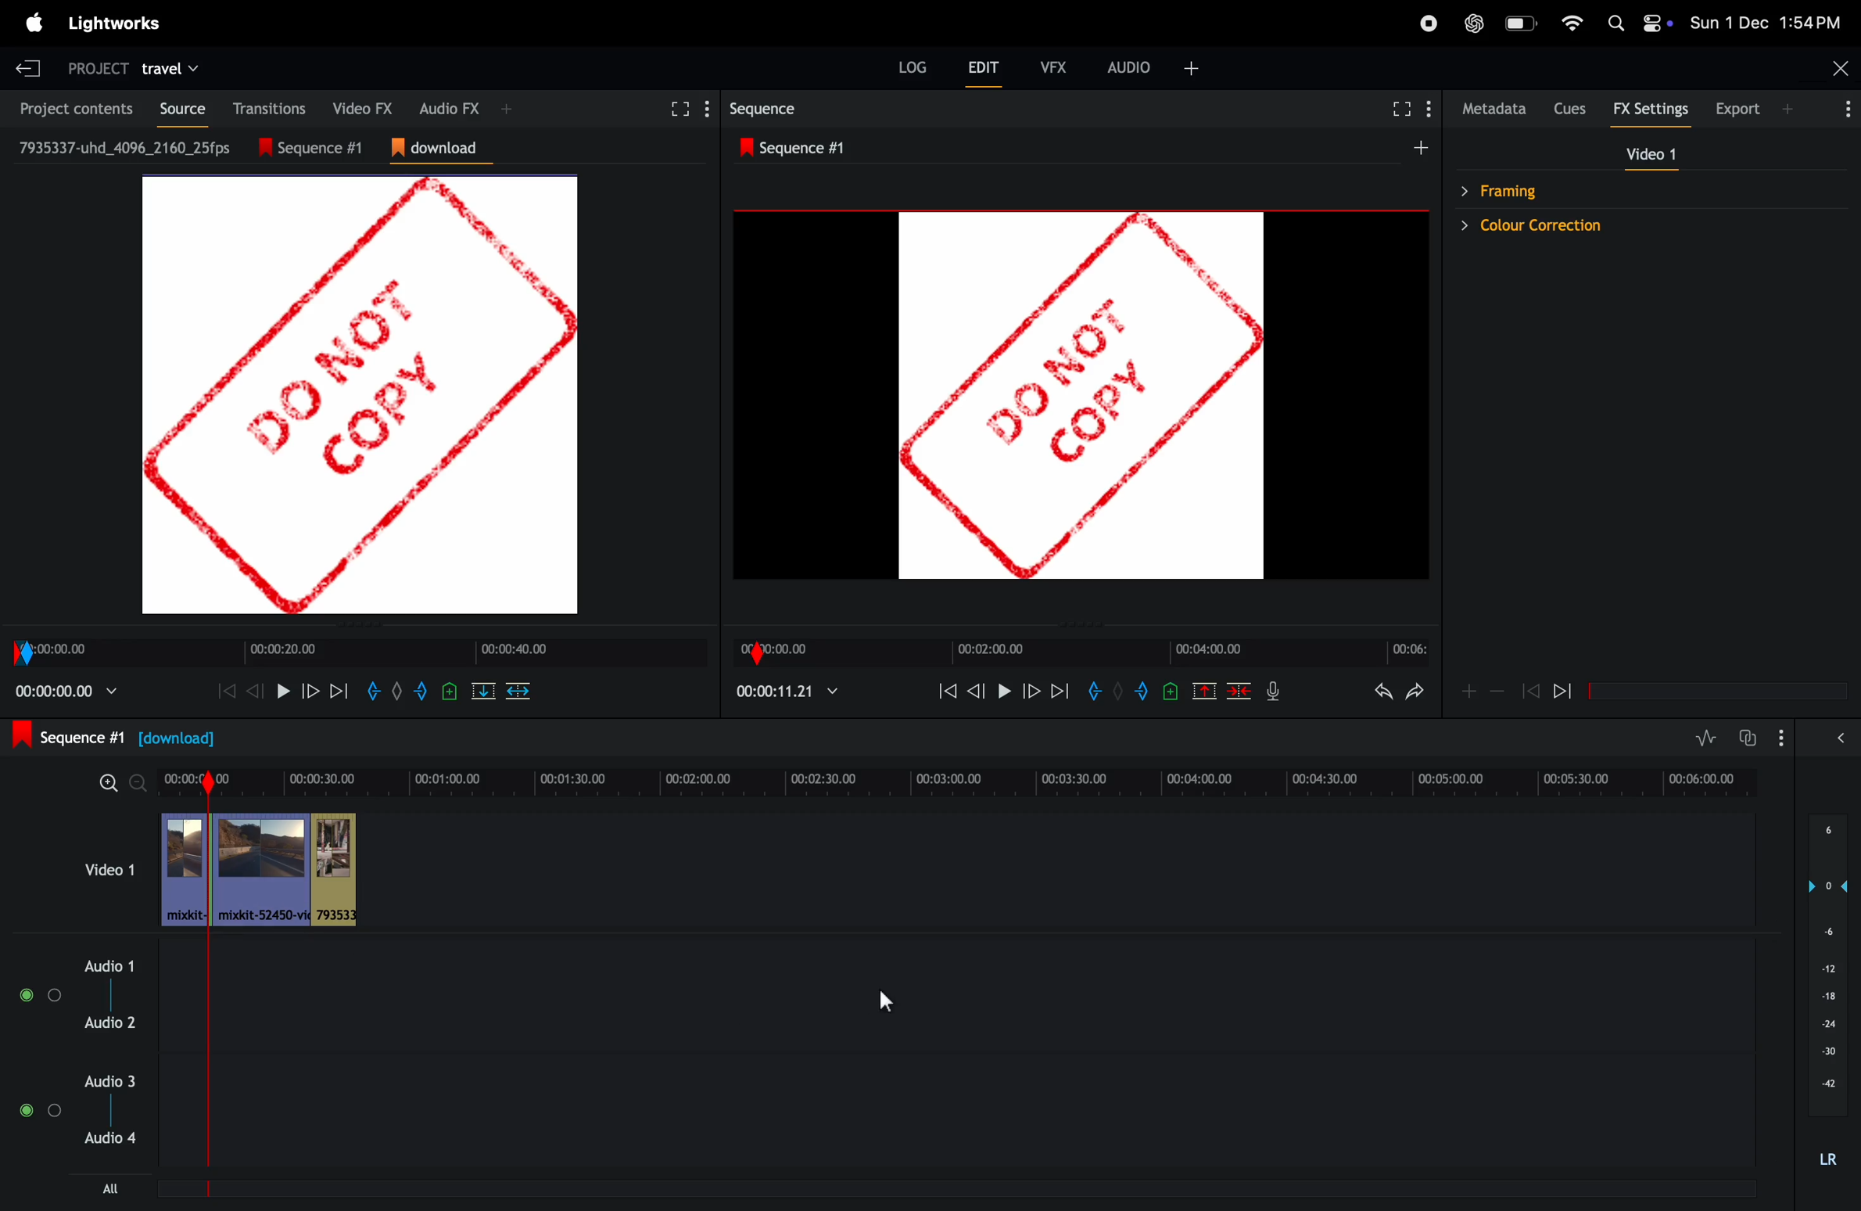  Describe the element at coordinates (1523, 23) in the screenshot. I see `battery` at that location.